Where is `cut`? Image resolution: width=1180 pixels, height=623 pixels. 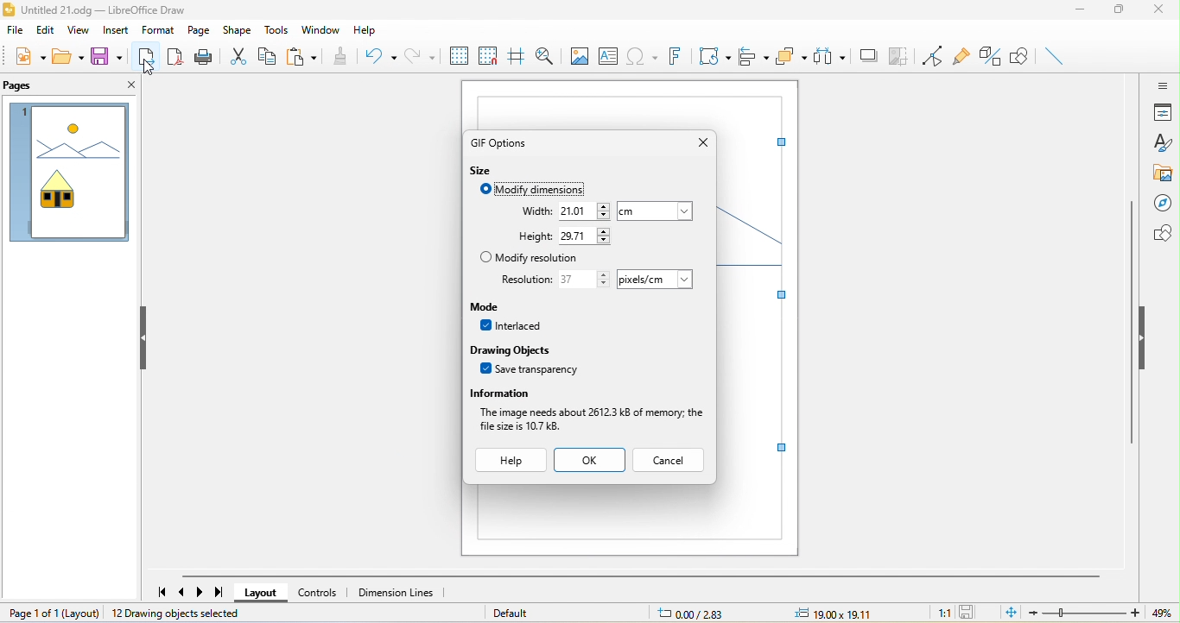
cut is located at coordinates (238, 54).